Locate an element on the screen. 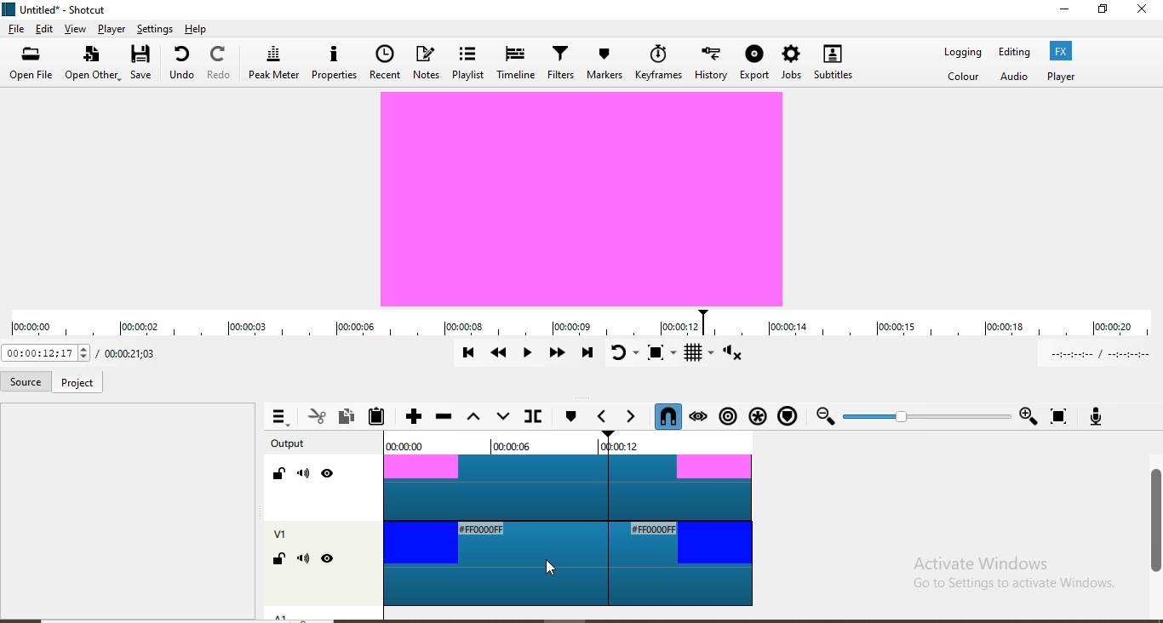 This screenshot has height=623, width=1163. Toggle play or pause is located at coordinates (524, 352).